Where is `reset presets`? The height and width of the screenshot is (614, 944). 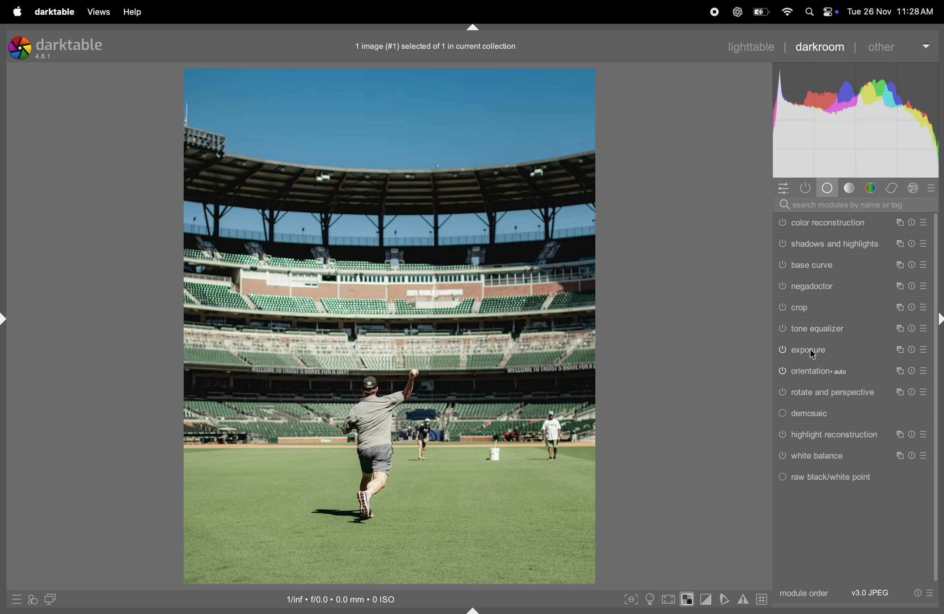
reset presets is located at coordinates (909, 328).